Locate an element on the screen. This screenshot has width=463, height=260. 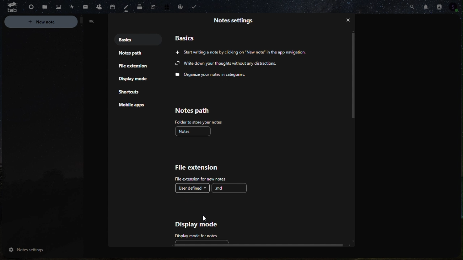
 is located at coordinates (237, 22).